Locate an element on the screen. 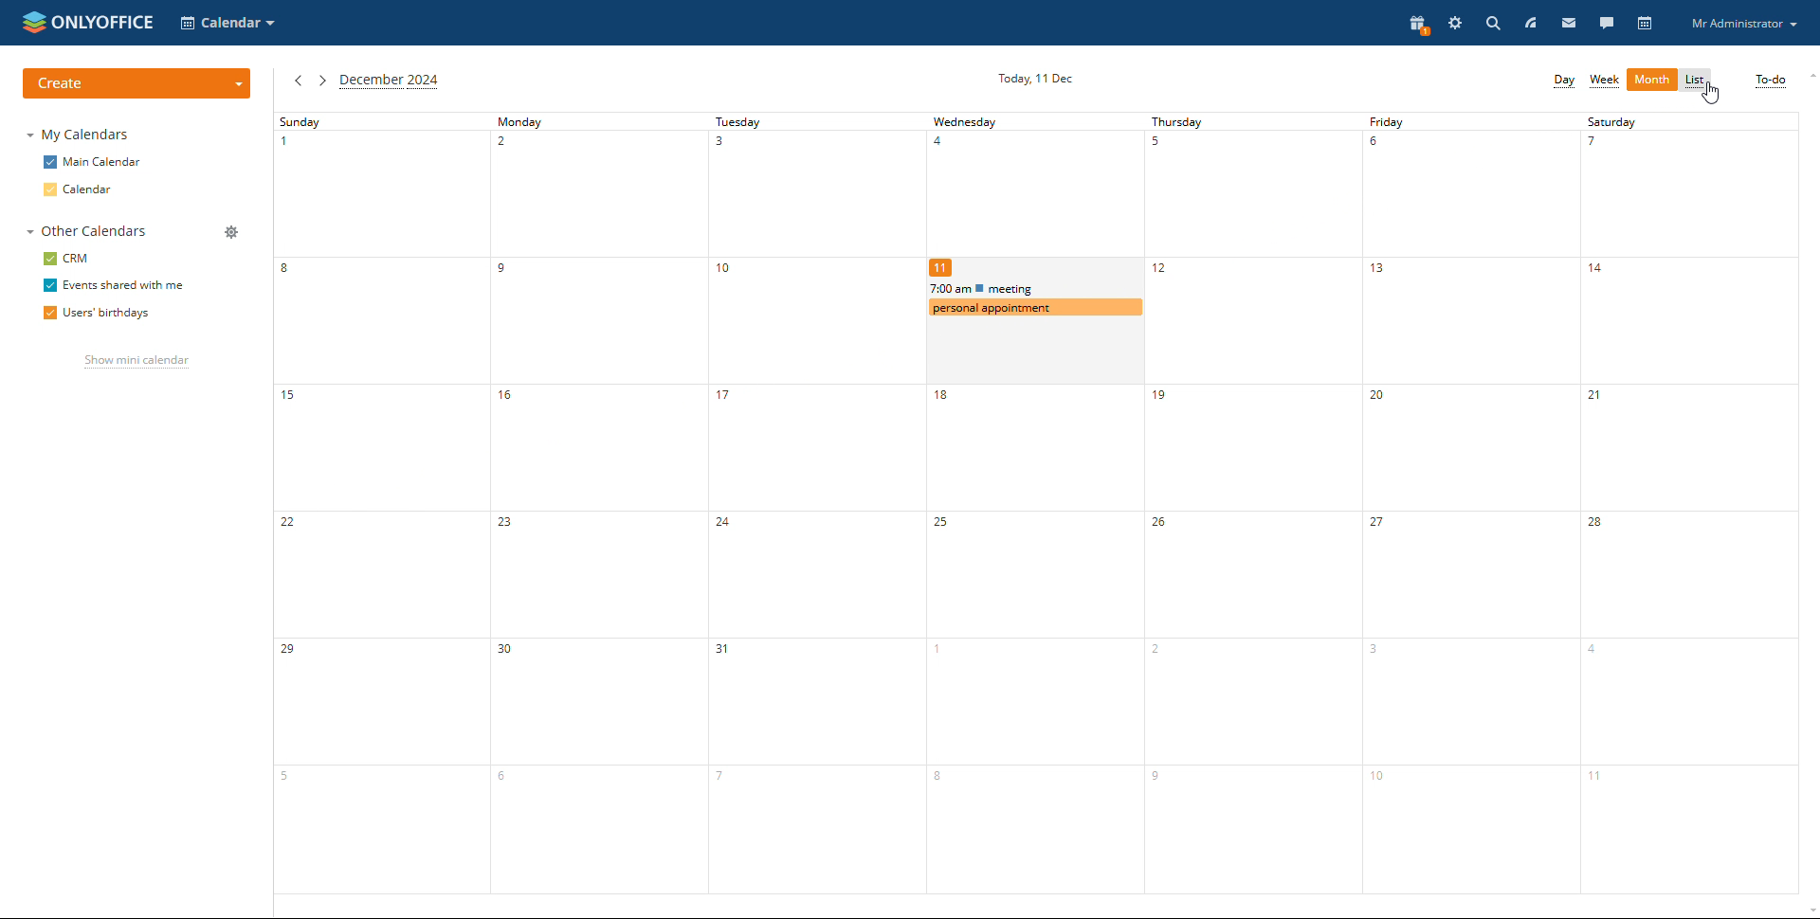 The height and width of the screenshot is (919, 1820). users' birthdays is located at coordinates (97, 314).